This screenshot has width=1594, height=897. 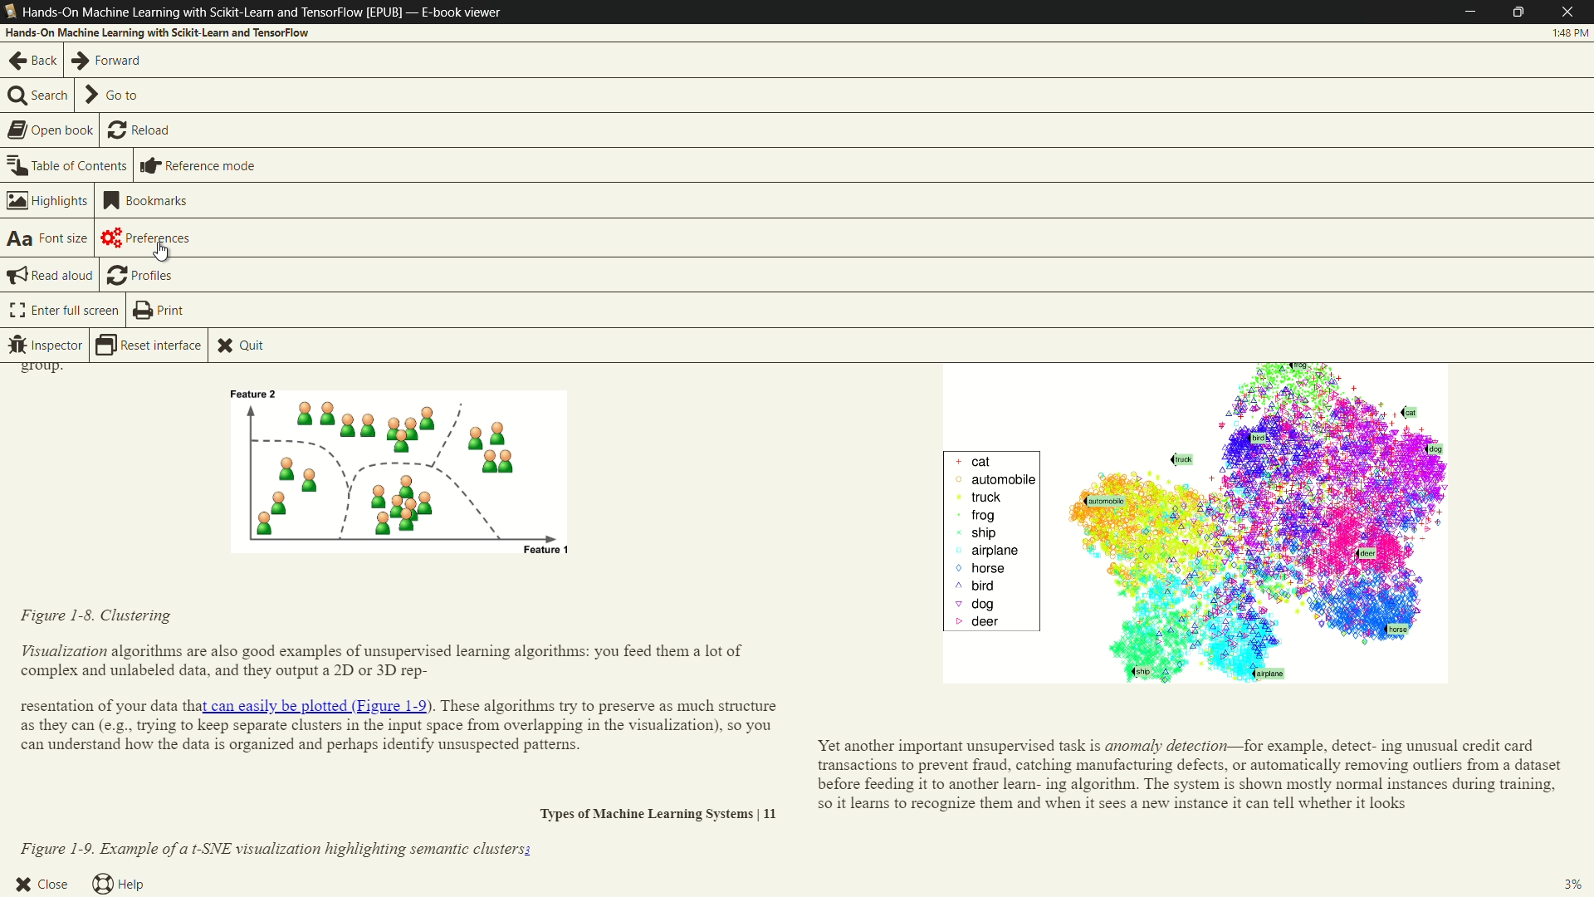 I want to click on forward, so click(x=108, y=61).